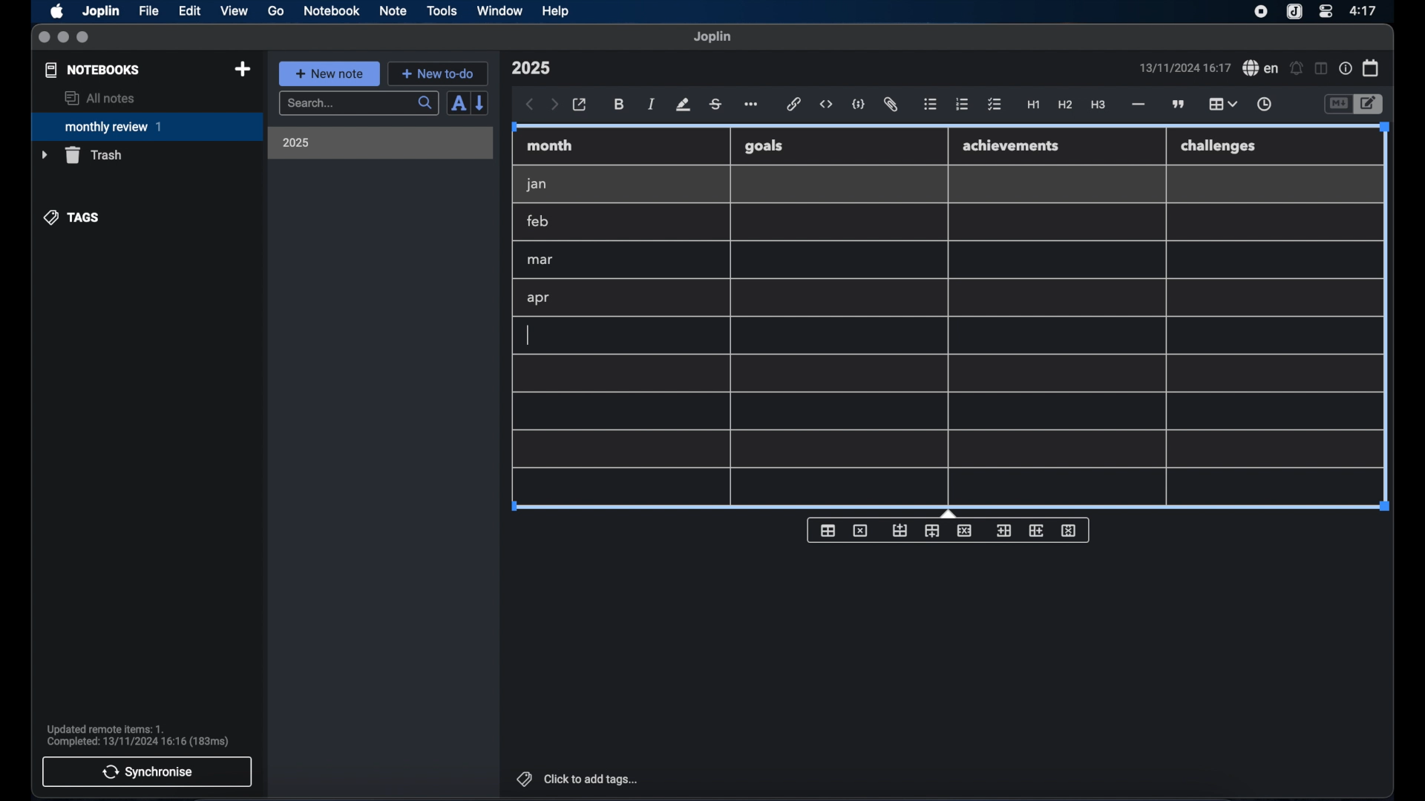 The height and width of the screenshot is (801, 1425). What do you see at coordinates (296, 142) in the screenshot?
I see `2025` at bounding box center [296, 142].